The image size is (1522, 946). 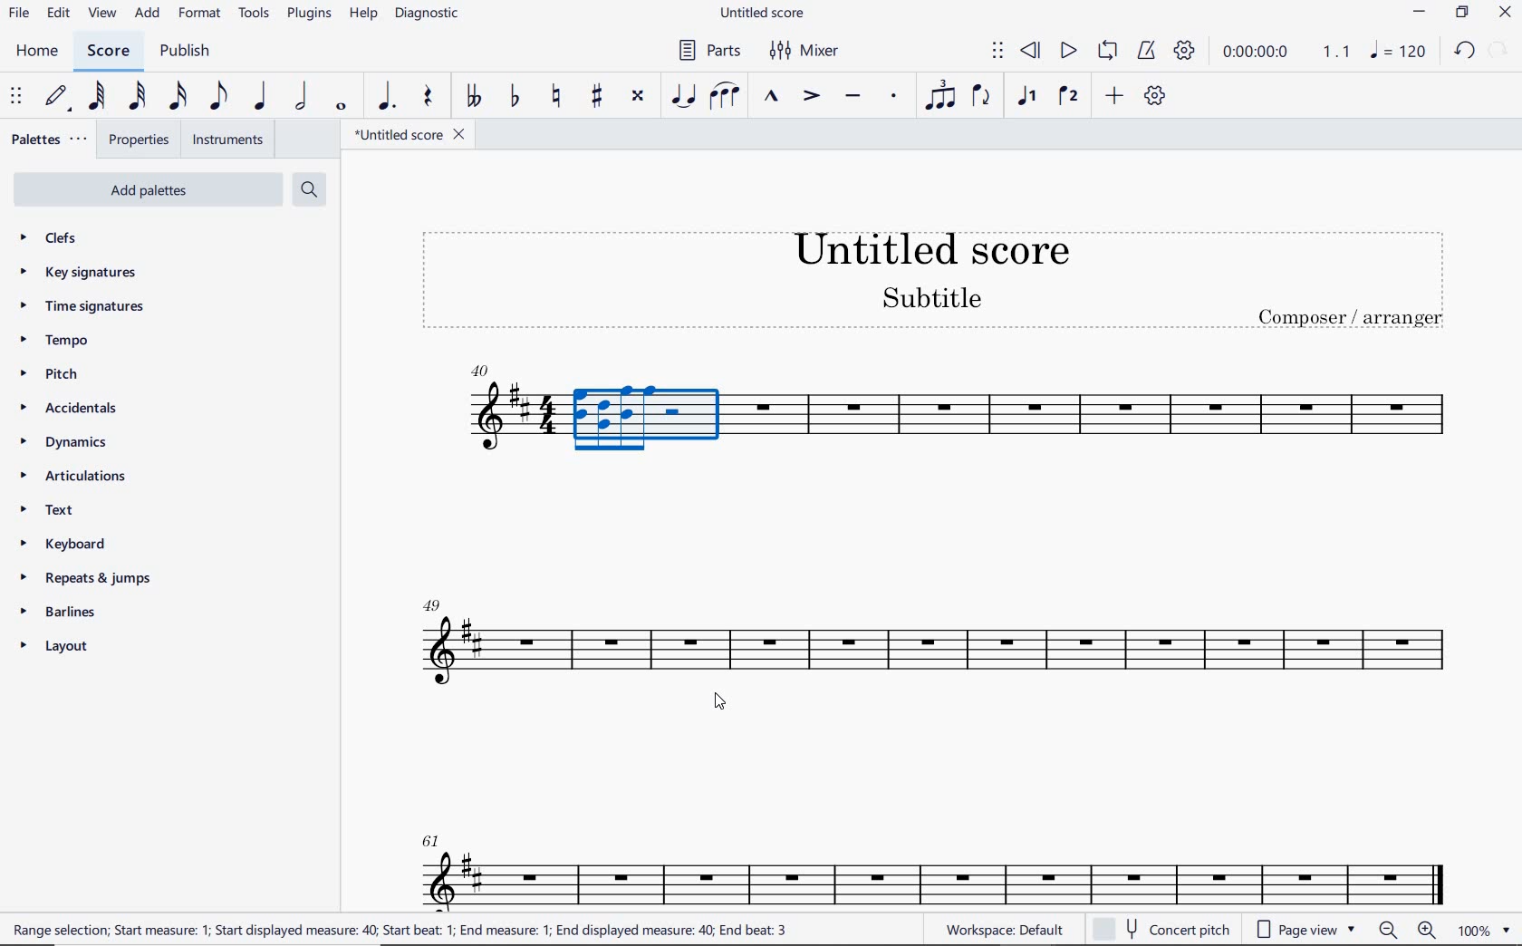 What do you see at coordinates (1004, 932) in the screenshot?
I see `workspace default` at bounding box center [1004, 932].